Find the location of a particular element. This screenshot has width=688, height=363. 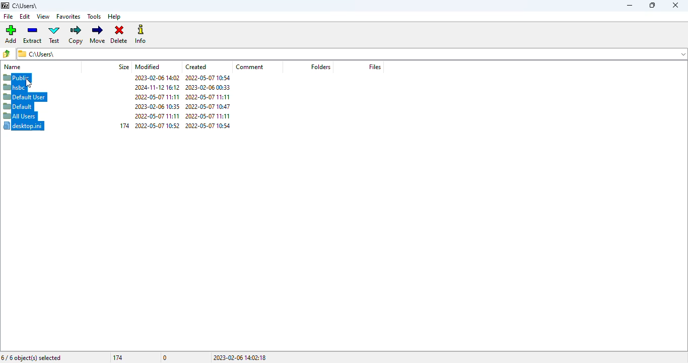

 2022-05-07 11:11 is located at coordinates (212, 116).